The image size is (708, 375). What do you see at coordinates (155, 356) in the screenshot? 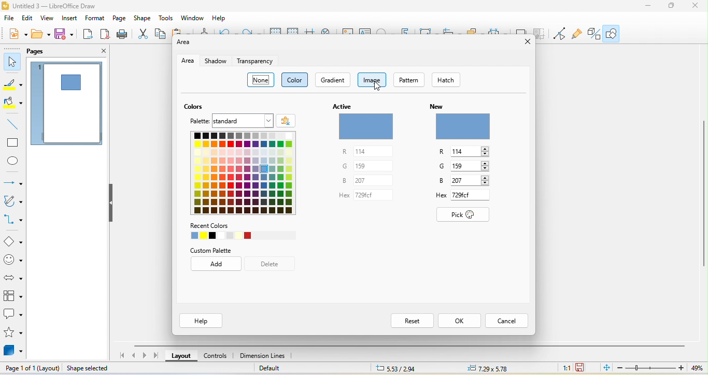
I see `last page` at bounding box center [155, 356].